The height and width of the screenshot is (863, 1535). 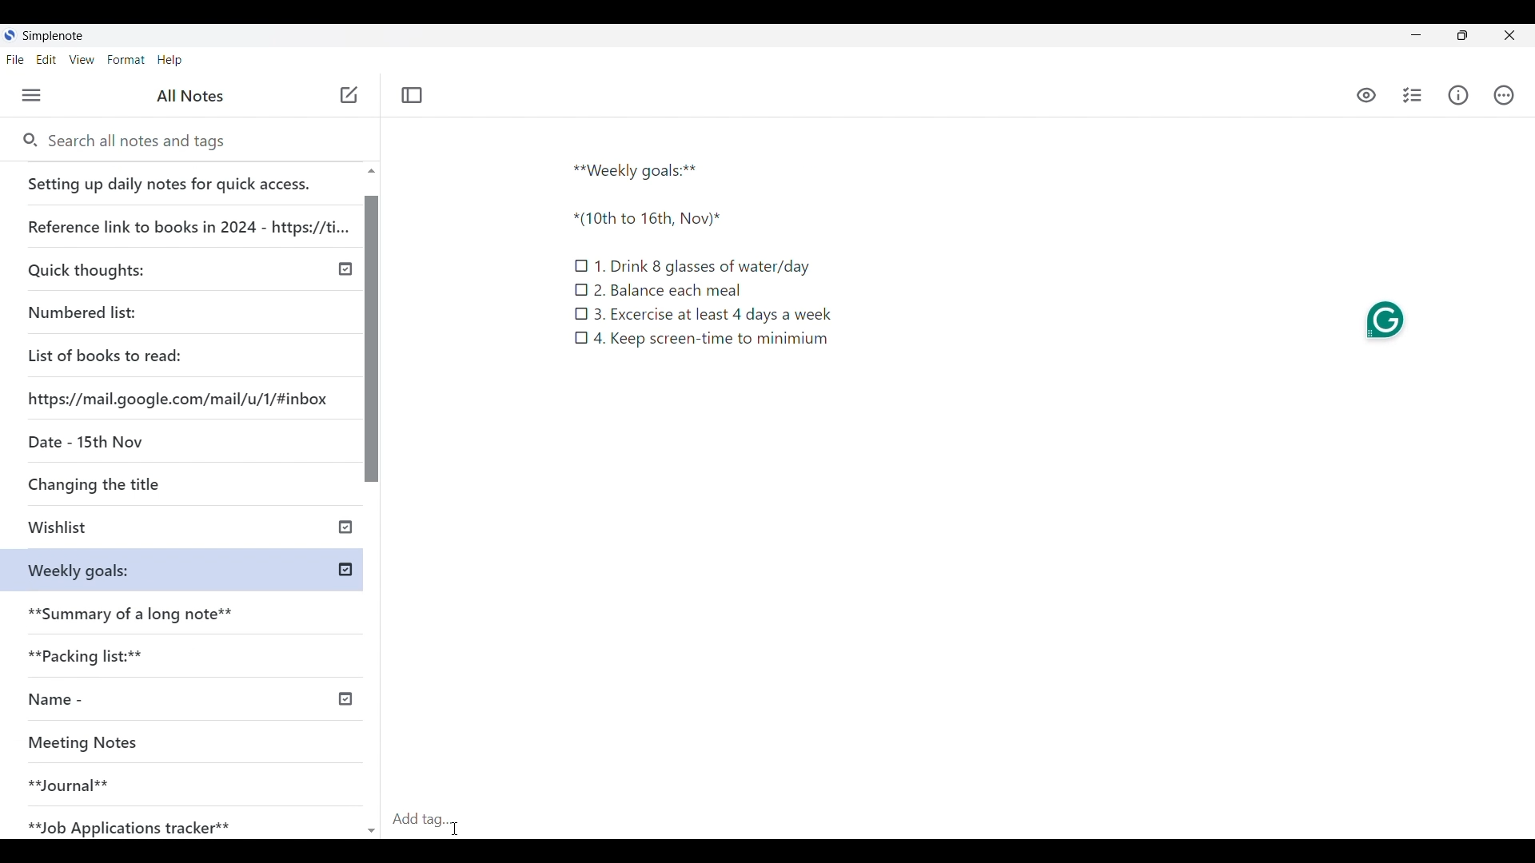 What do you see at coordinates (1412, 95) in the screenshot?
I see `Insert checklist` at bounding box center [1412, 95].